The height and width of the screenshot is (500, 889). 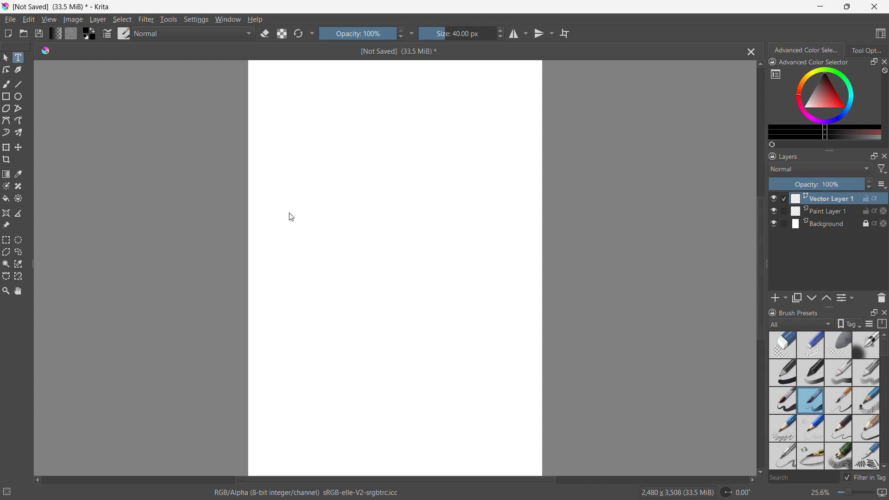 What do you see at coordinates (396, 267) in the screenshot?
I see `blank canvas` at bounding box center [396, 267].